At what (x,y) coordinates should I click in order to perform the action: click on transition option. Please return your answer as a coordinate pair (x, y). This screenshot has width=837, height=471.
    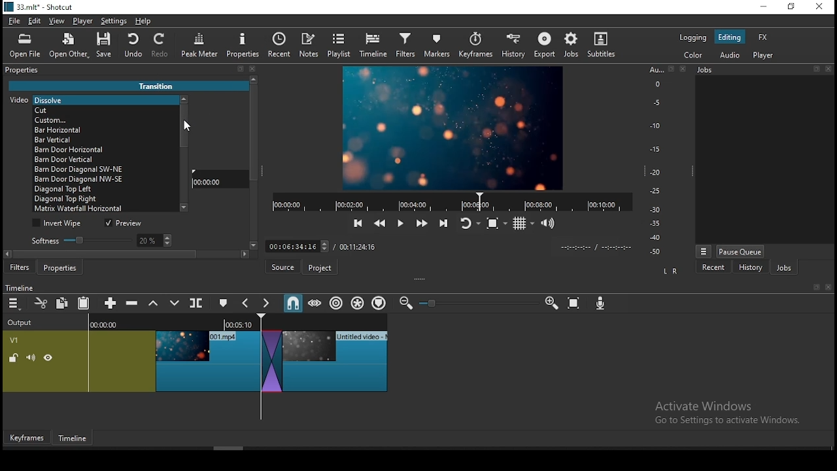
    Looking at the image, I should click on (107, 209).